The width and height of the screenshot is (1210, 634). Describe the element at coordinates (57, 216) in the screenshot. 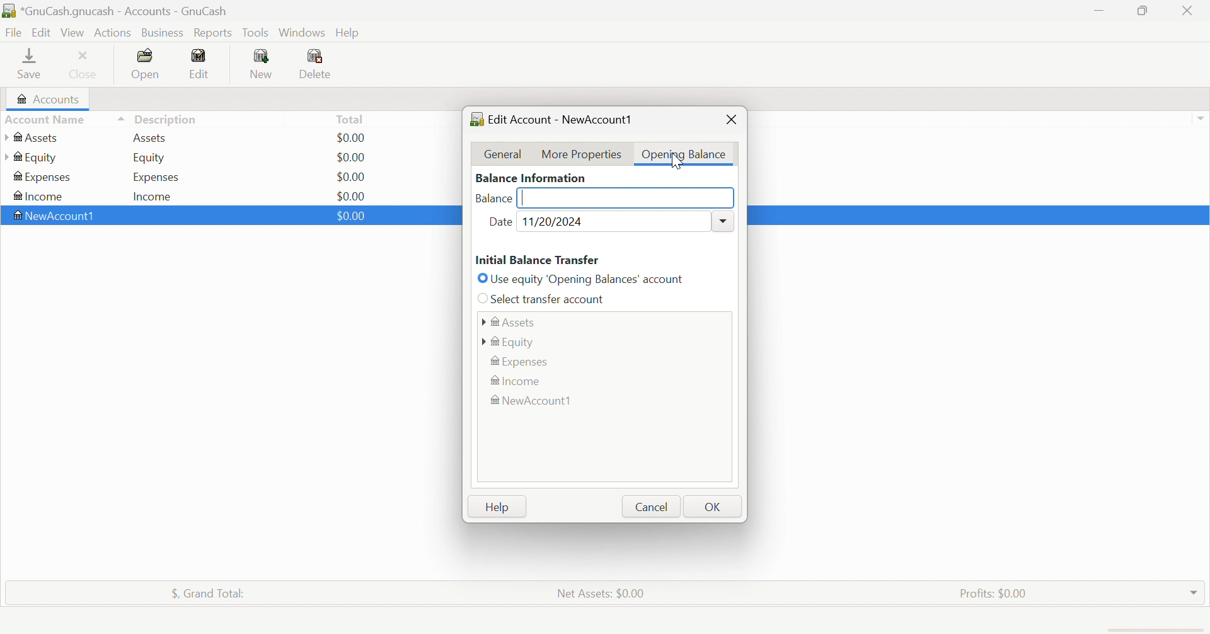

I see `NewAccount1` at that location.